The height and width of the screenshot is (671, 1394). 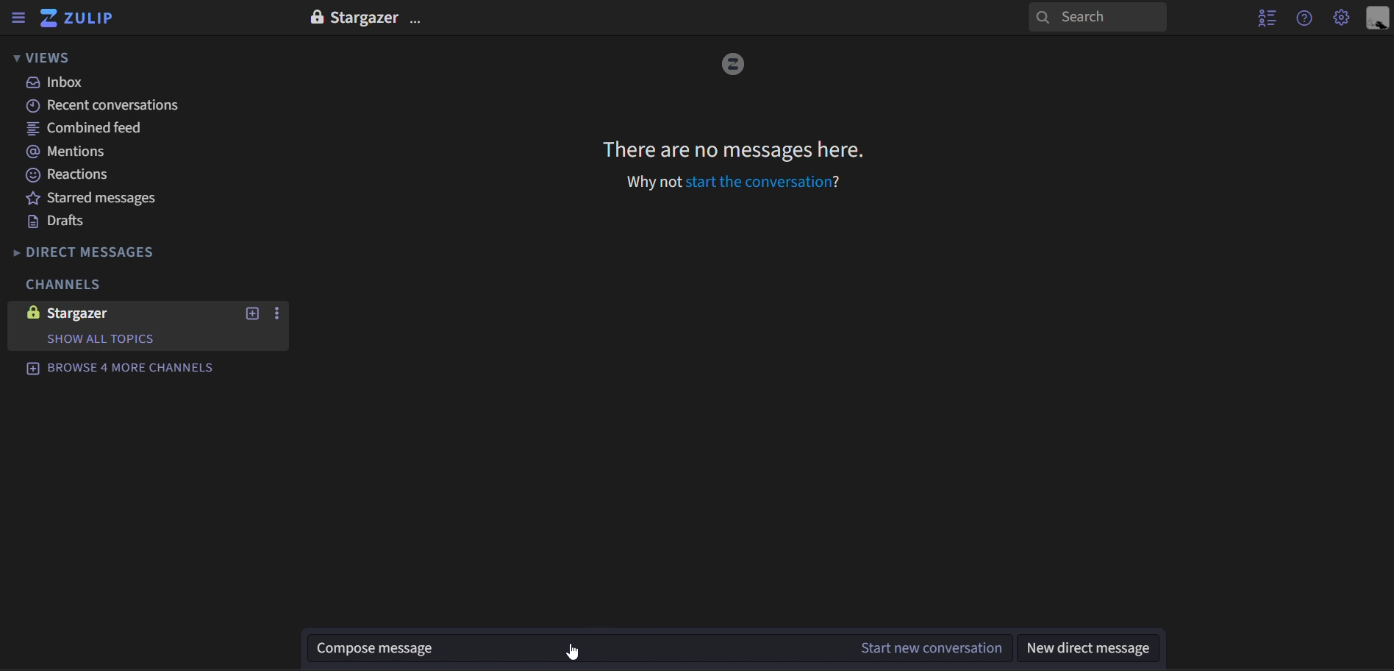 I want to click on Compose message, so click(x=576, y=648).